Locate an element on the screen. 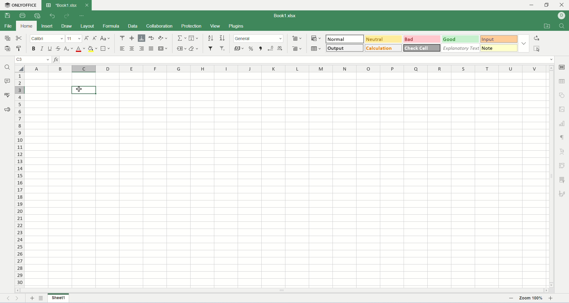 The image size is (569, 303). border is located at coordinates (106, 49).